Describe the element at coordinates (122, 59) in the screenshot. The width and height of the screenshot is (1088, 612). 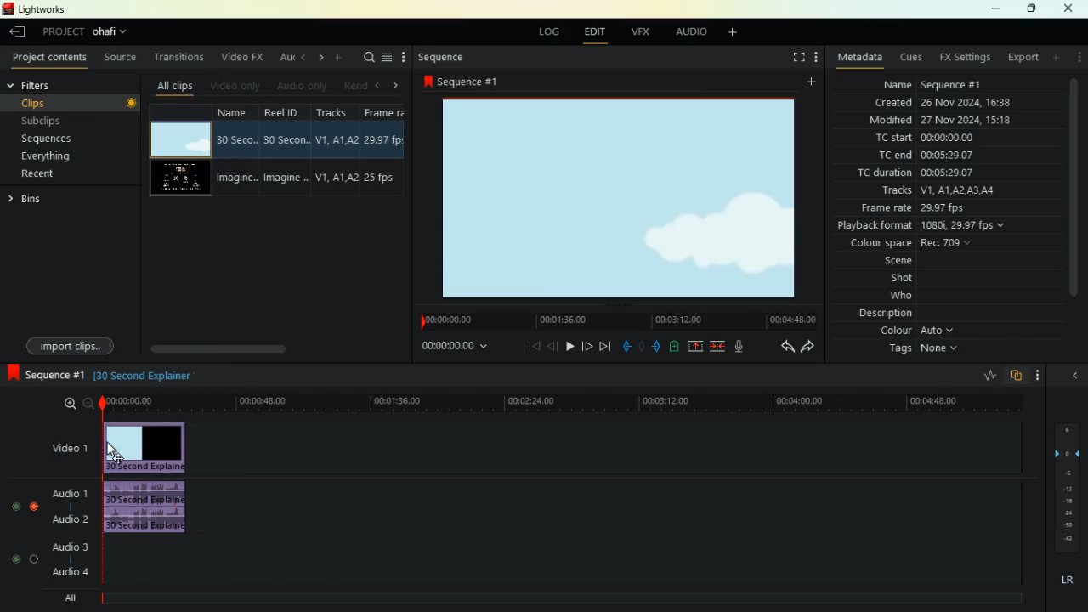
I see `source` at that location.